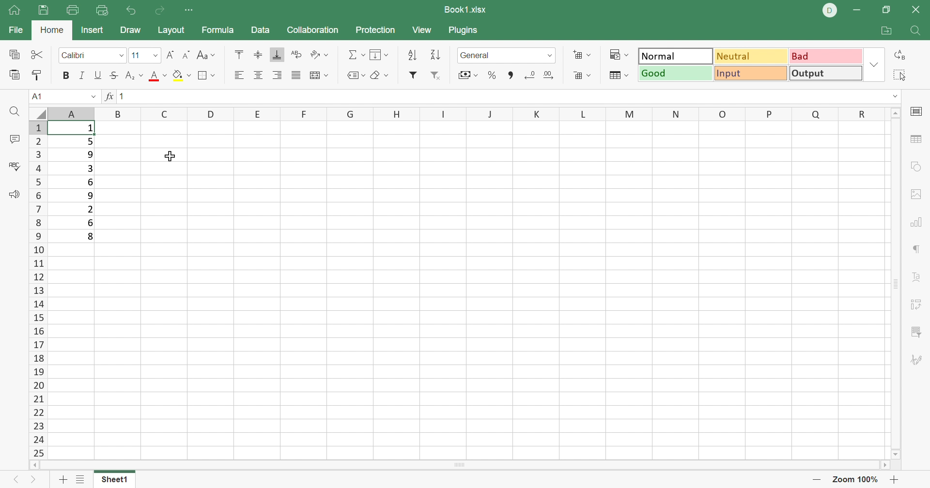  Describe the element at coordinates (14, 55) in the screenshot. I see `Copy` at that location.